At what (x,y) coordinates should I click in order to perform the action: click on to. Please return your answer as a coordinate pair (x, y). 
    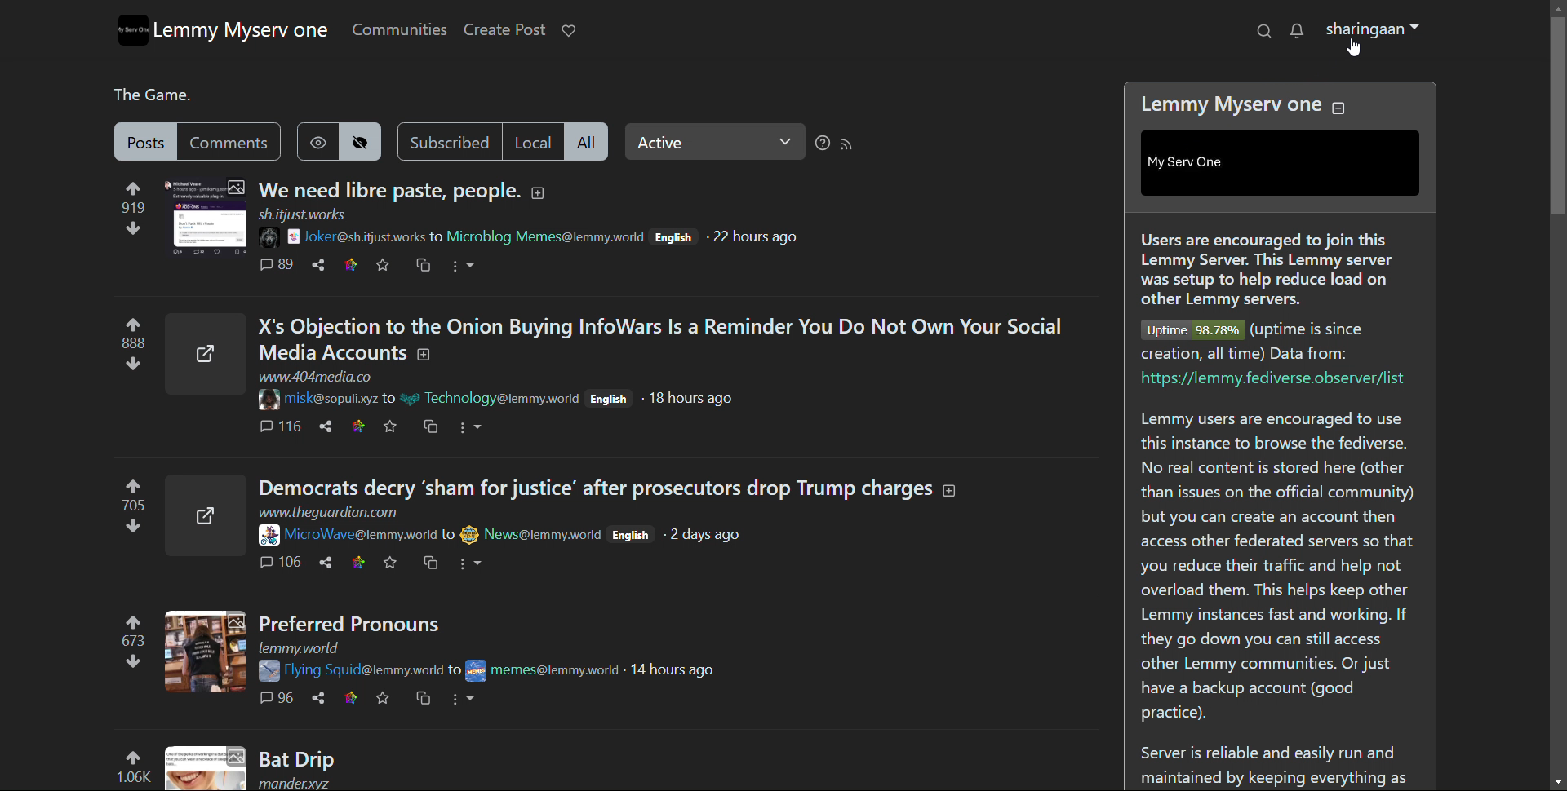
    Looking at the image, I should click on (449, 534).